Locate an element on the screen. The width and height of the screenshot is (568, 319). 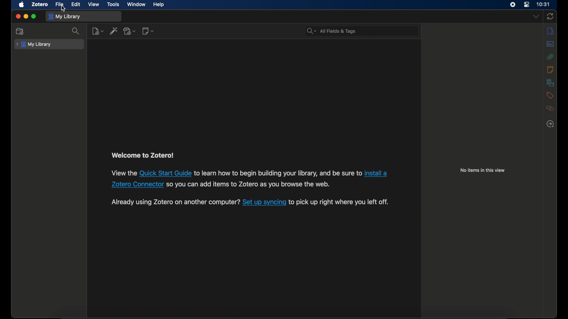
 is located at coordinates (264, 202).